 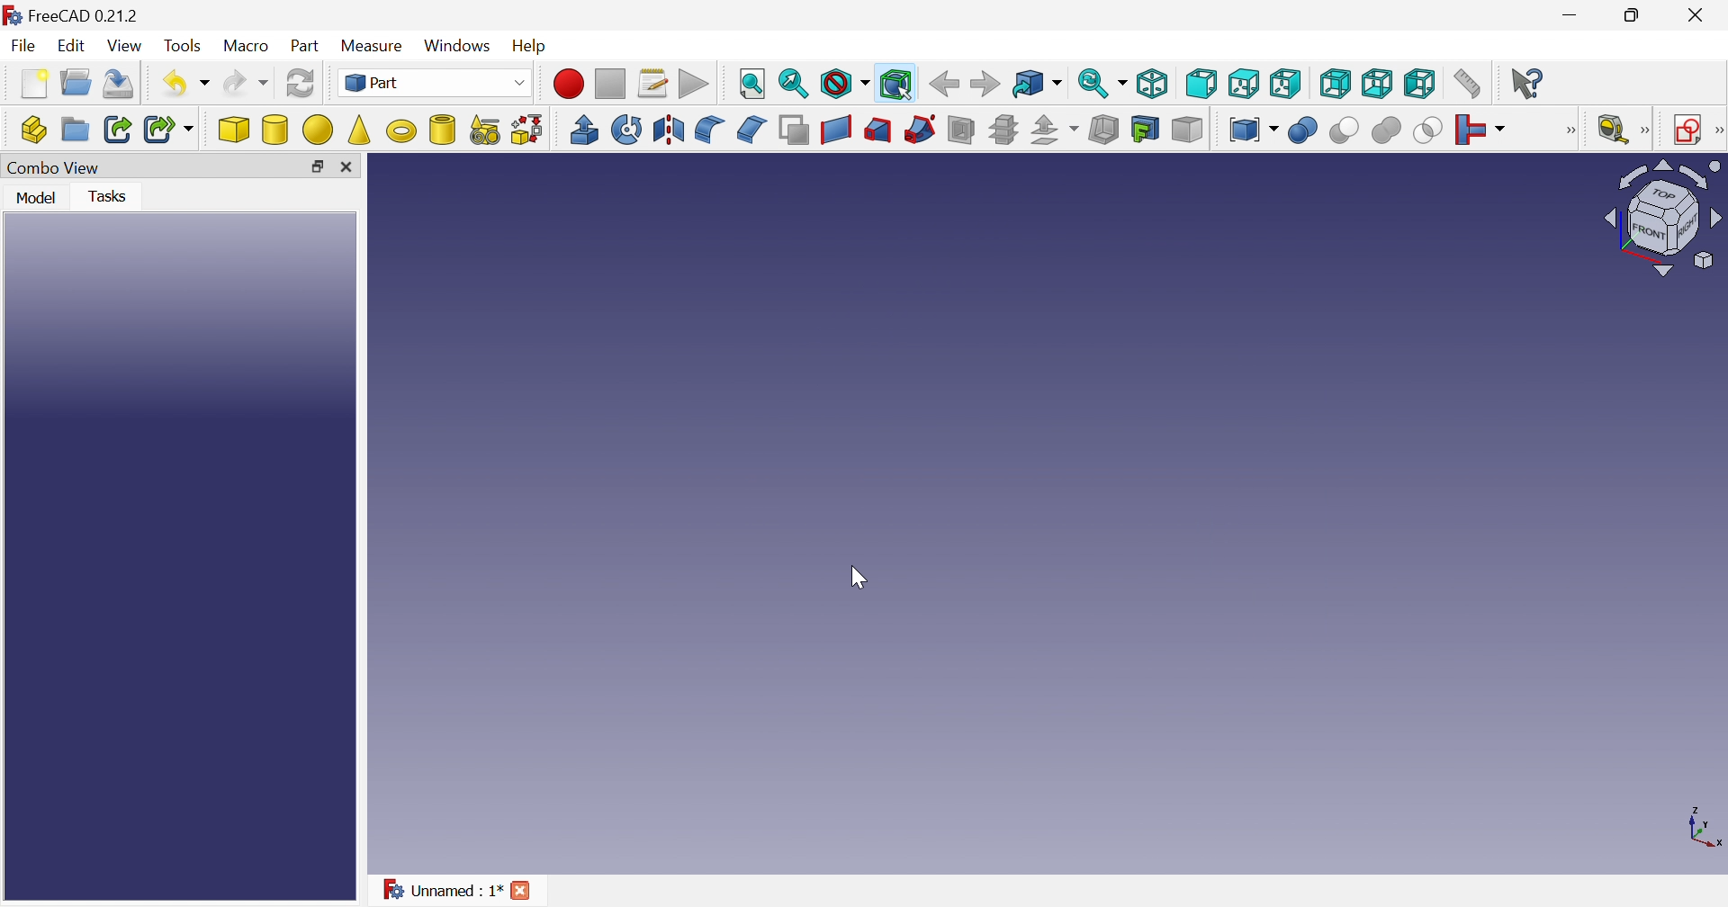 What do you see at coordinates (1700, 827) in the screenshot?
I see `x, y axis` at bounding box center [1700, 827].